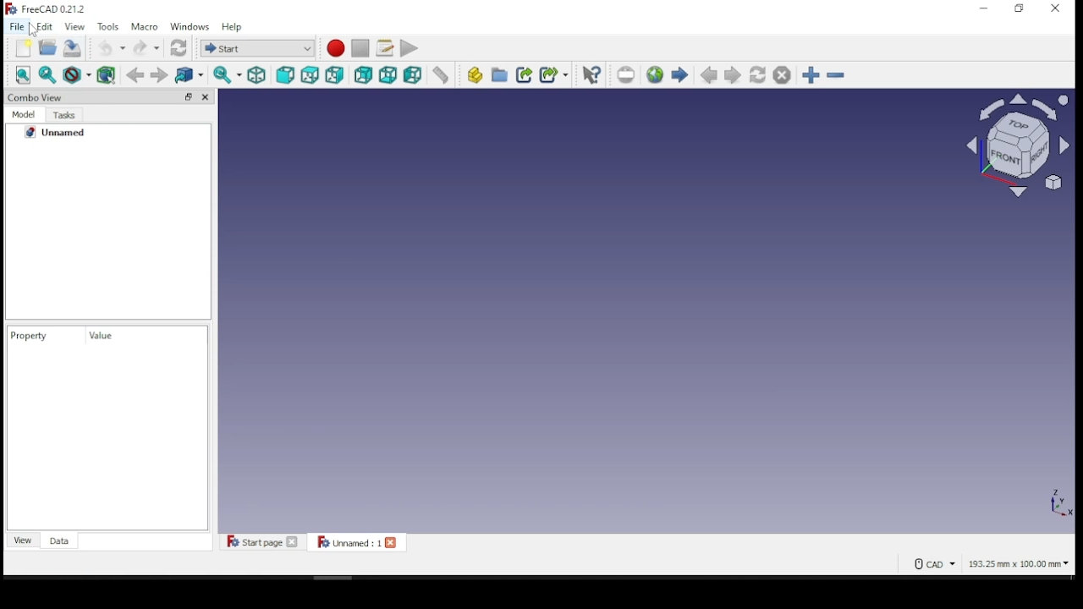 The image size is (1083, 609). I want to click on new, so click(22, 48).